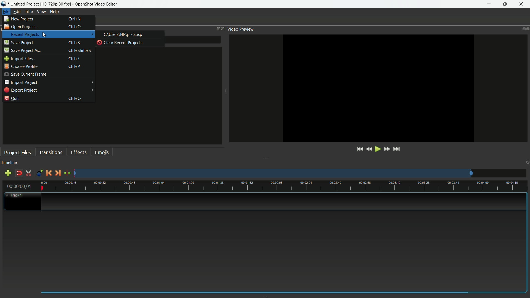  Describe the element at coordinates (24, 4) in the screenshot. I see `project name` at that location.